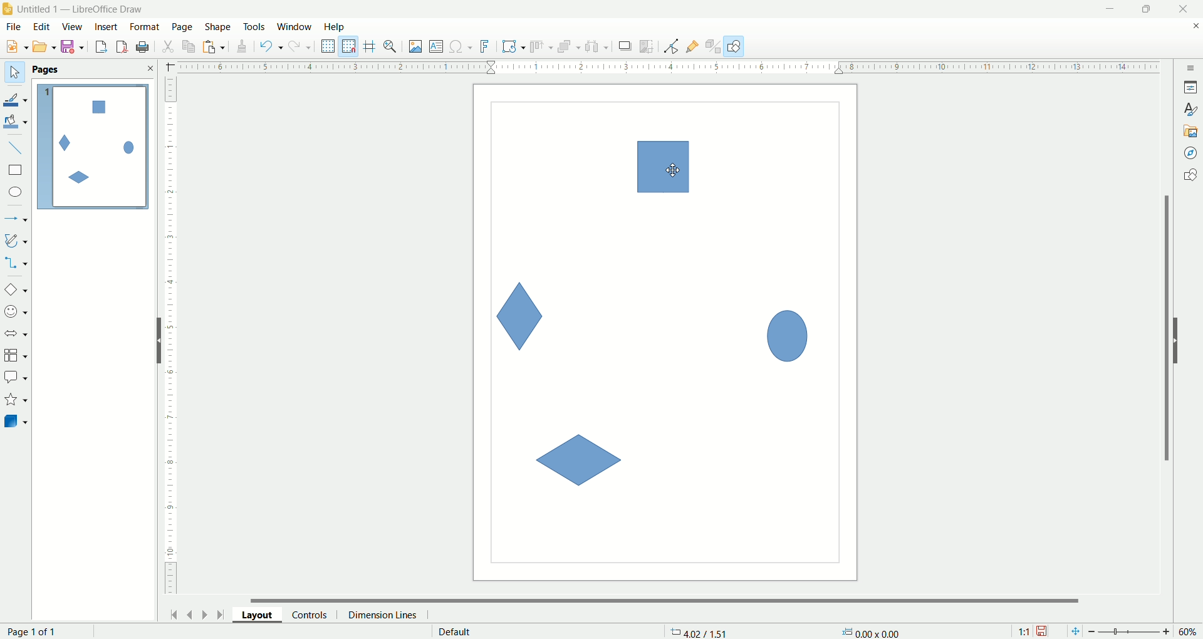 The height and width of the screenshot is (639, 1203). I want to click on crop image, so click(647, 46).